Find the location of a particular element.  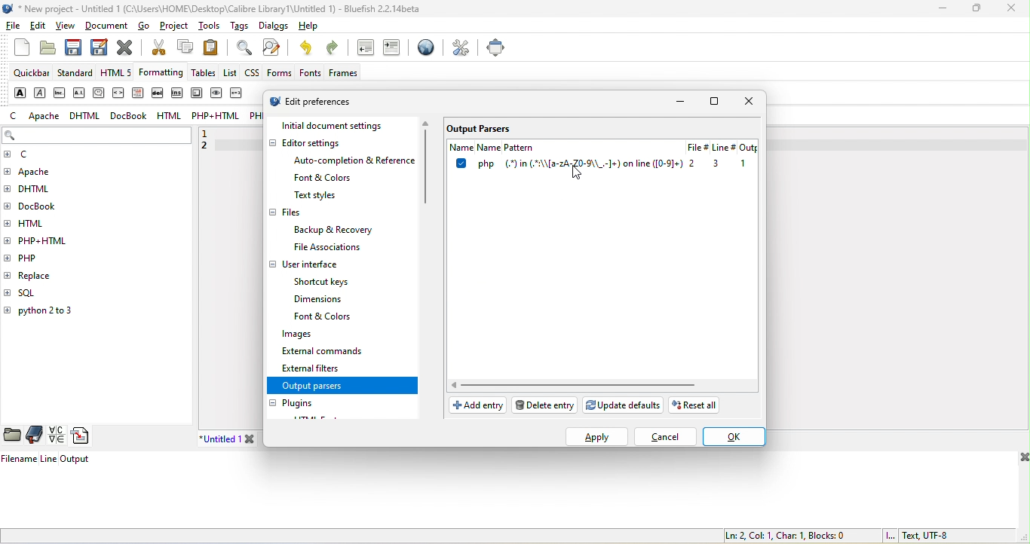

minimize is located at coordinates (682, 102).